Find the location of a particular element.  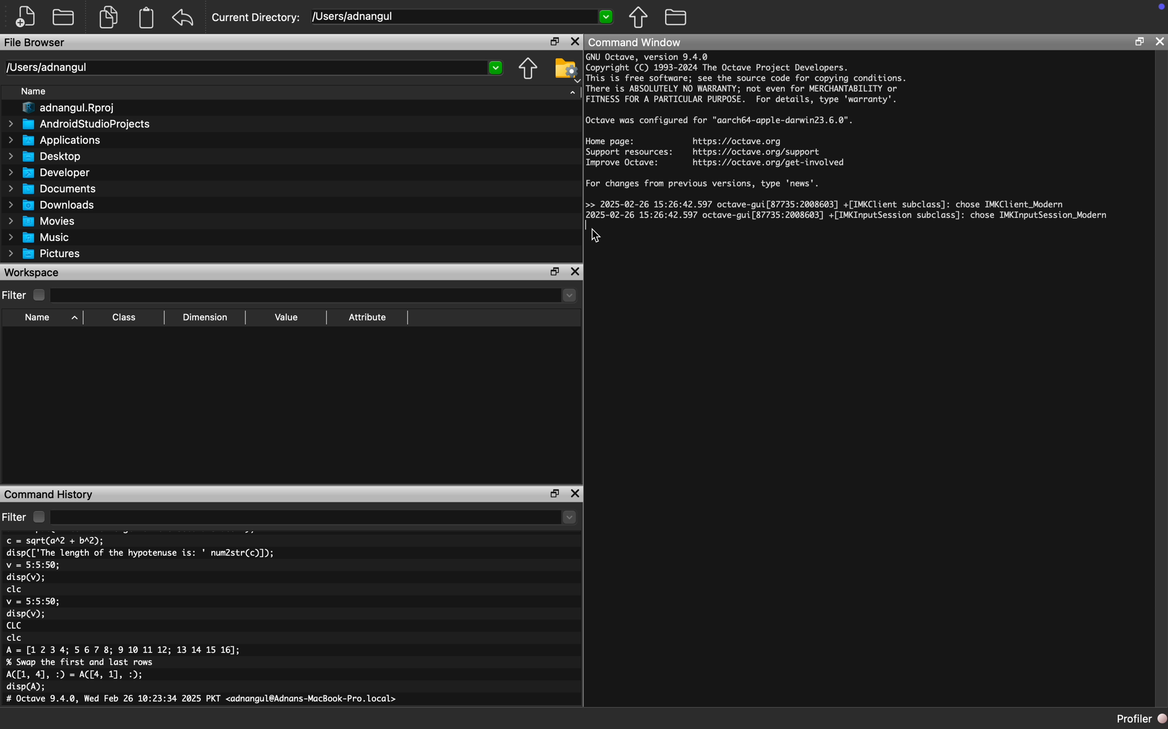

Desktop is located at coordinates (45, 156).